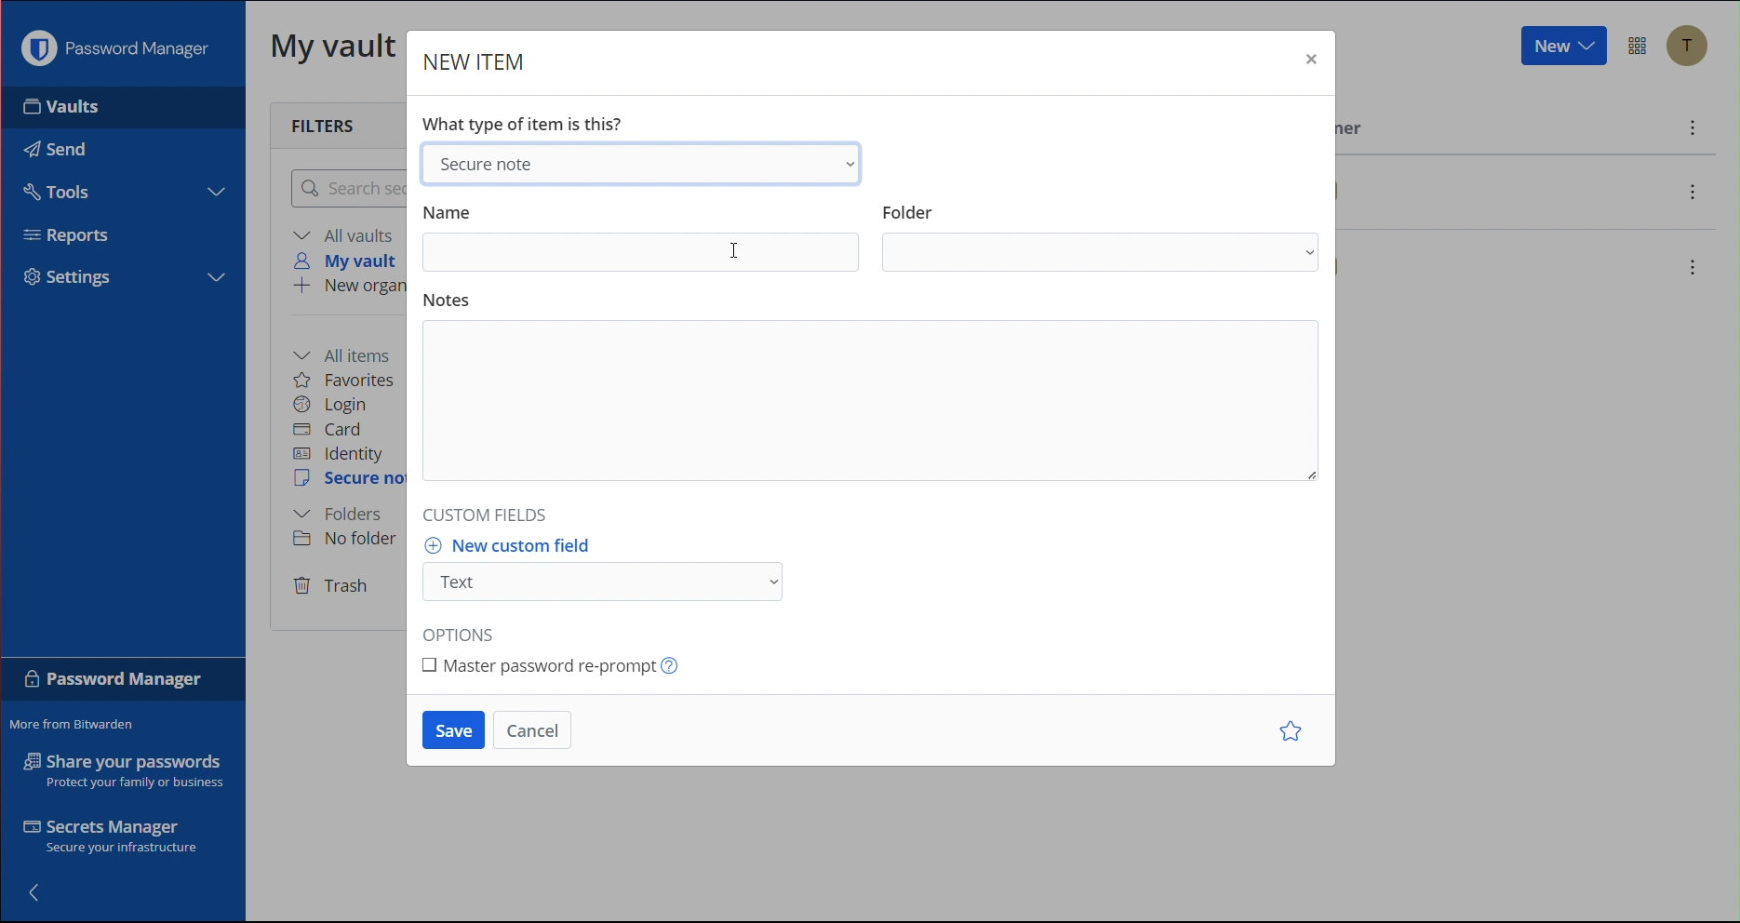 Image resolution: width=1740 pixels, height=923 pixels. What do you see at coordinates (648, 164) in the screenshot?
I see `Secure note` at bounding box center [648, 164].